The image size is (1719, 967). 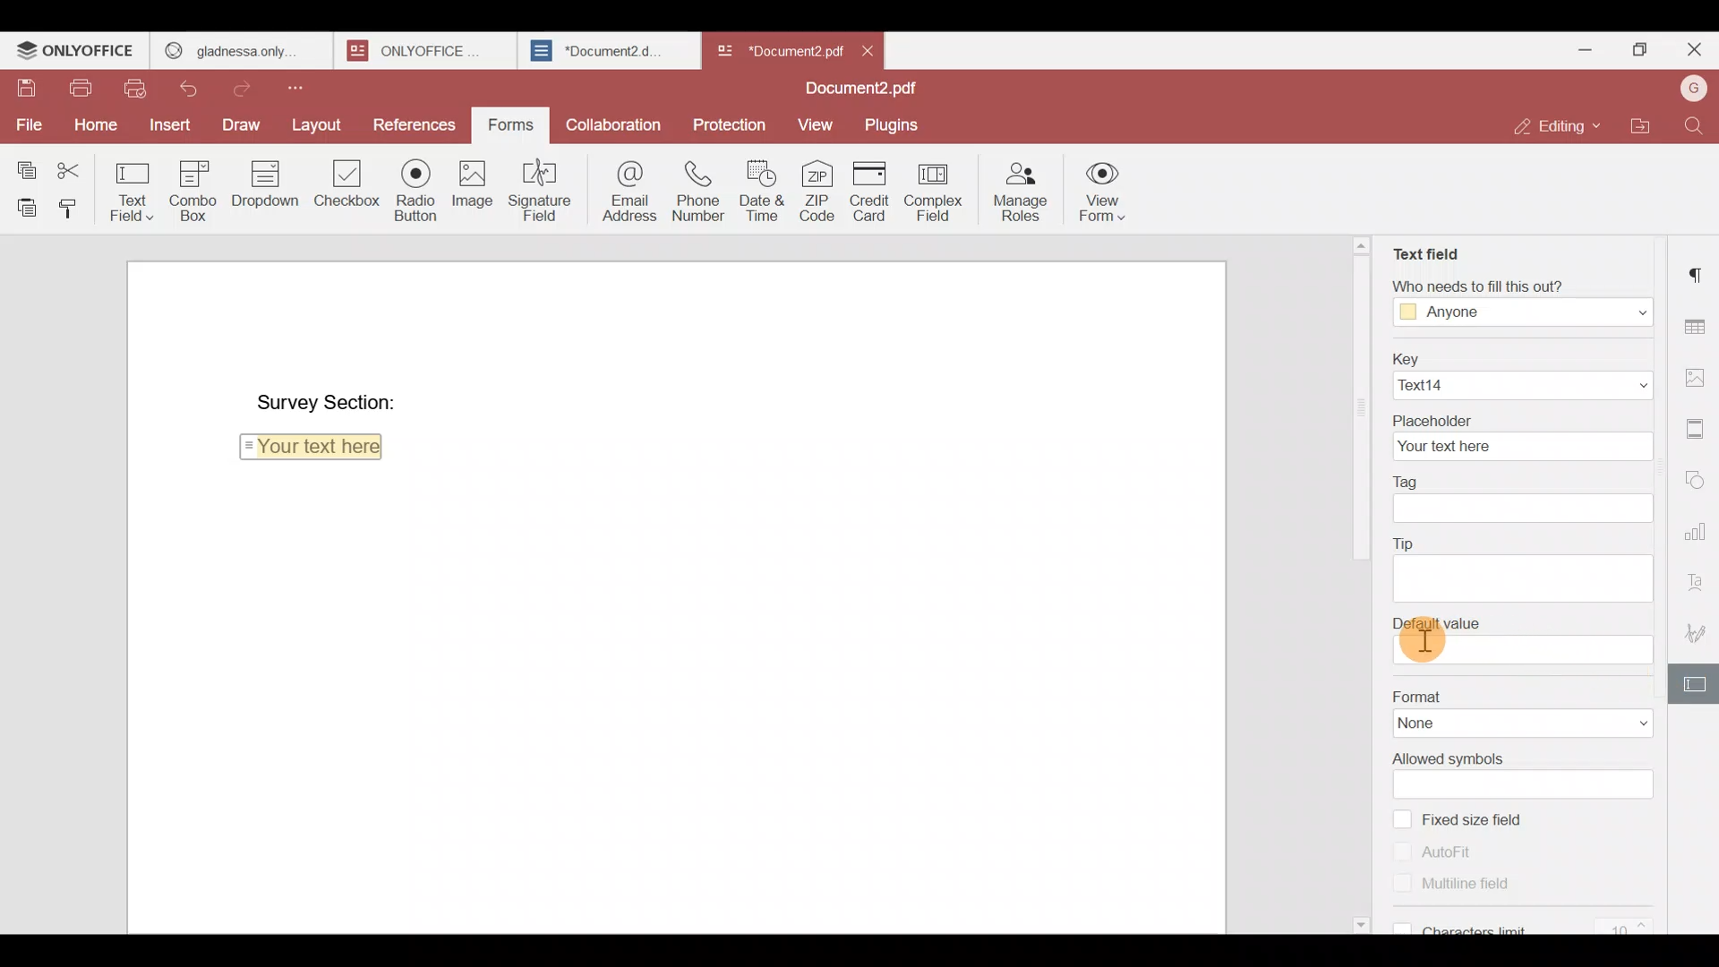 What do you see at coordinates (940, 189) in the screenshot?
I see `Complex field` at bounding box center [940, 189].